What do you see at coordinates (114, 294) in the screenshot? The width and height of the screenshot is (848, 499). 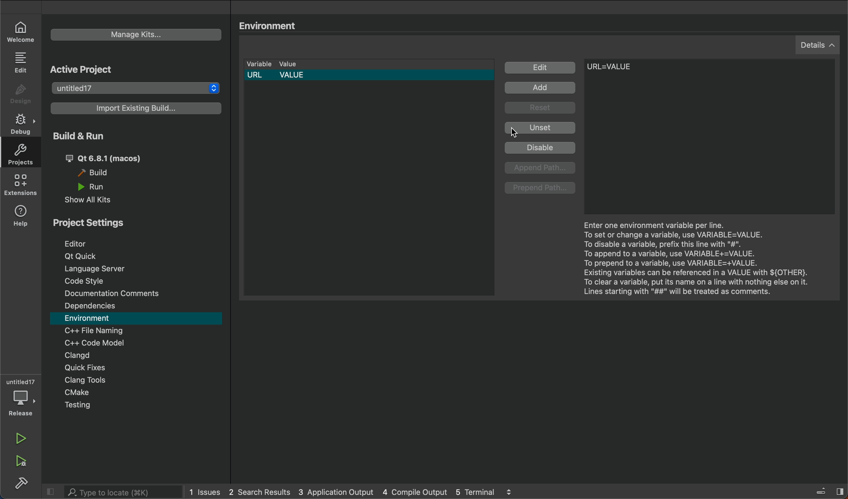 I see `comments` at bounding box center [114, 294].